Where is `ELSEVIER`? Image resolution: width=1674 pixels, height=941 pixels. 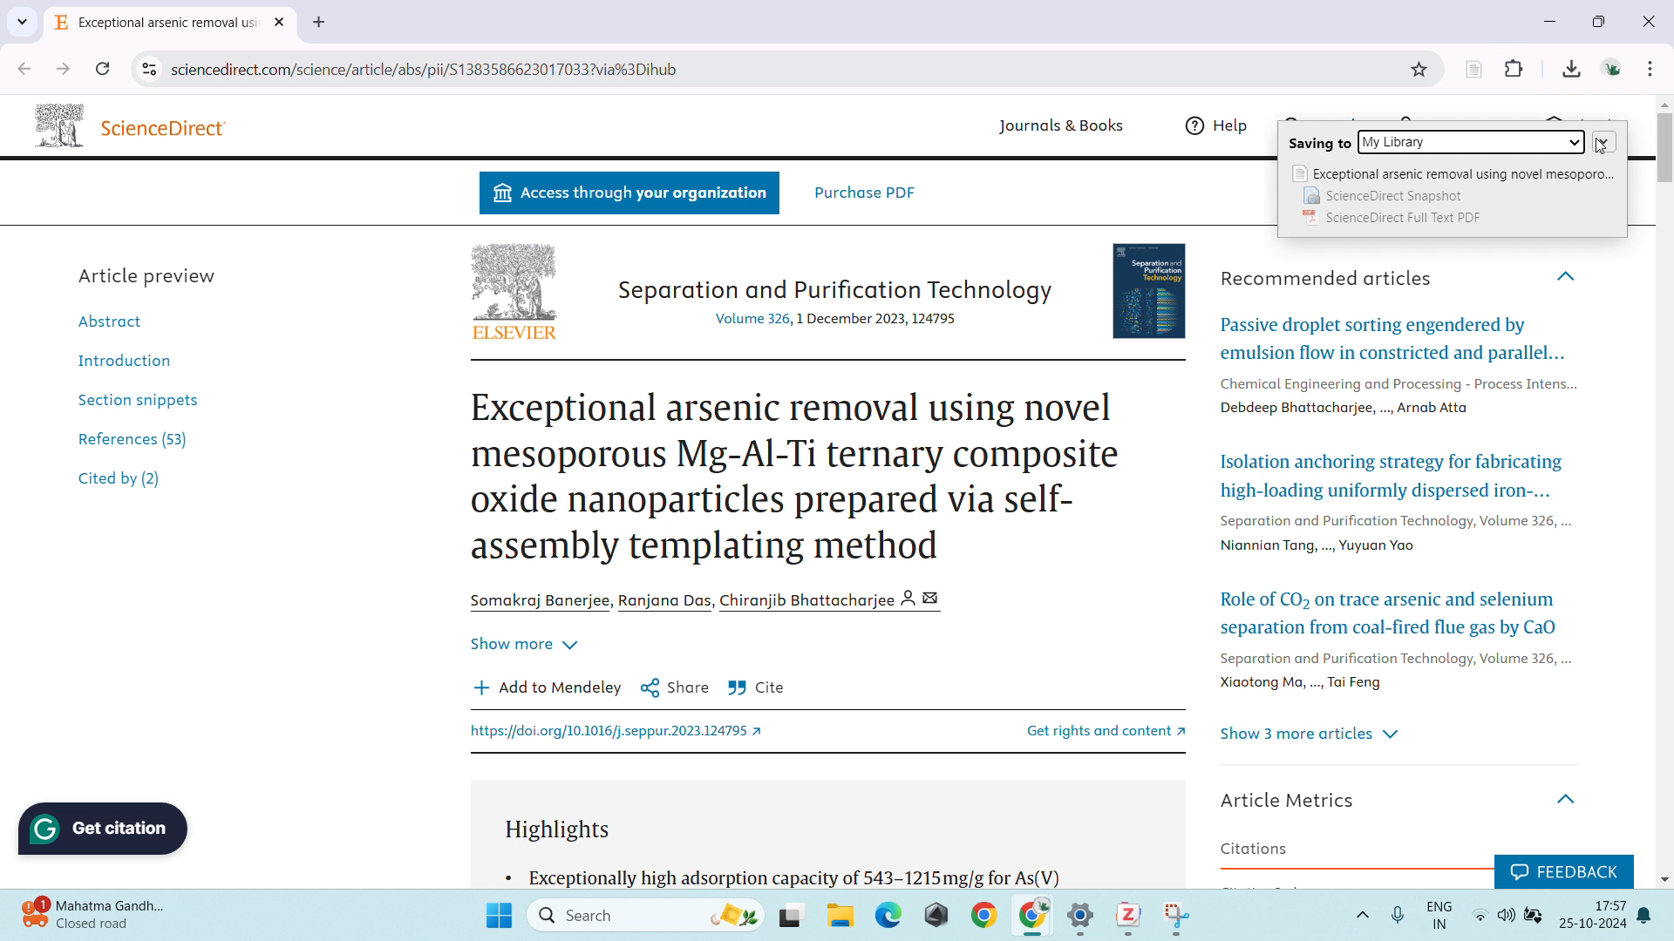 ELSEVIER is located at coordinates (514, 335).